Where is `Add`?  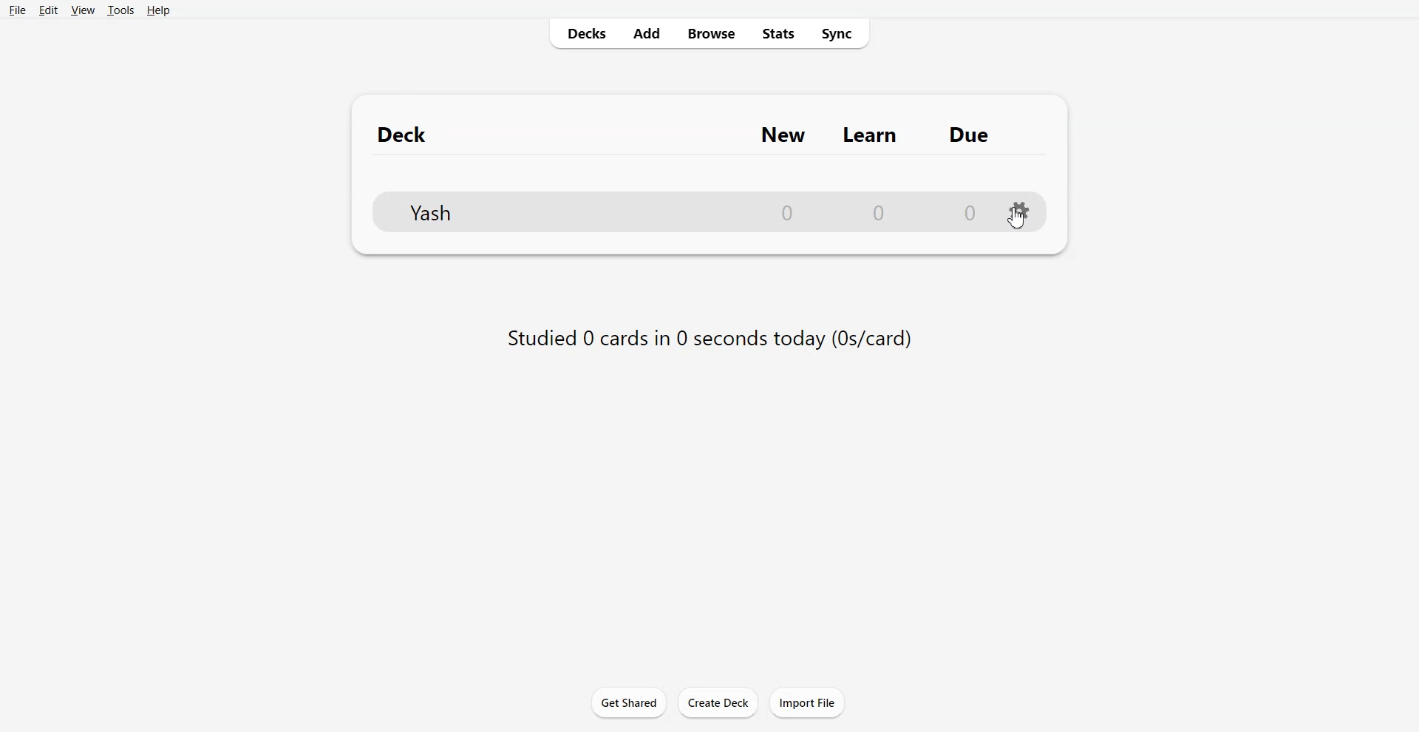
Add is located at coordinates (647, 33).